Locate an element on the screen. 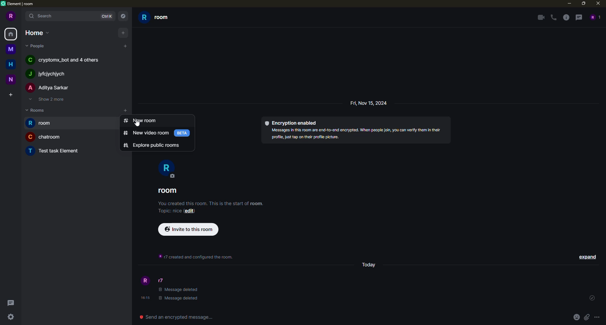  people is located at coordinates (595, 16).